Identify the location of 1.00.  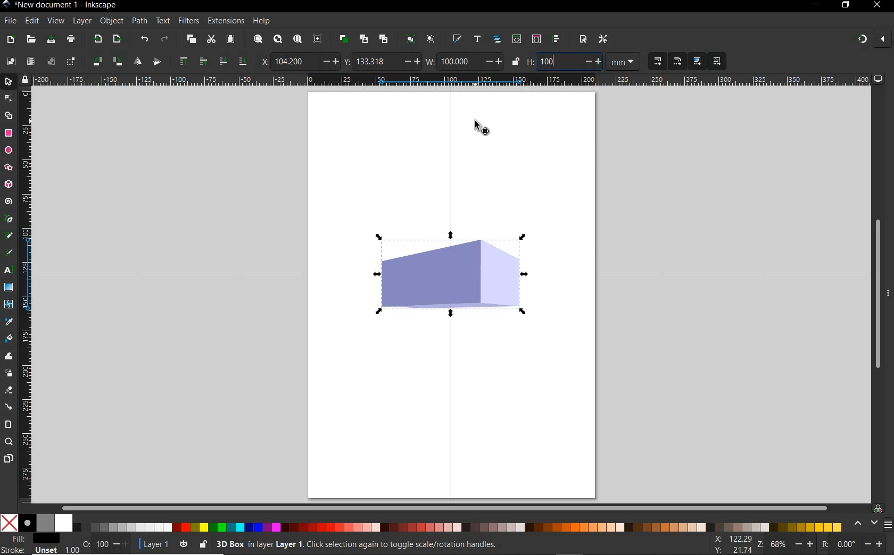
(71, 549).